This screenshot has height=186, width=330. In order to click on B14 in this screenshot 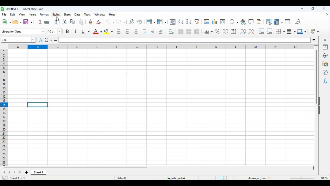, I will do `click(17, 40)`.